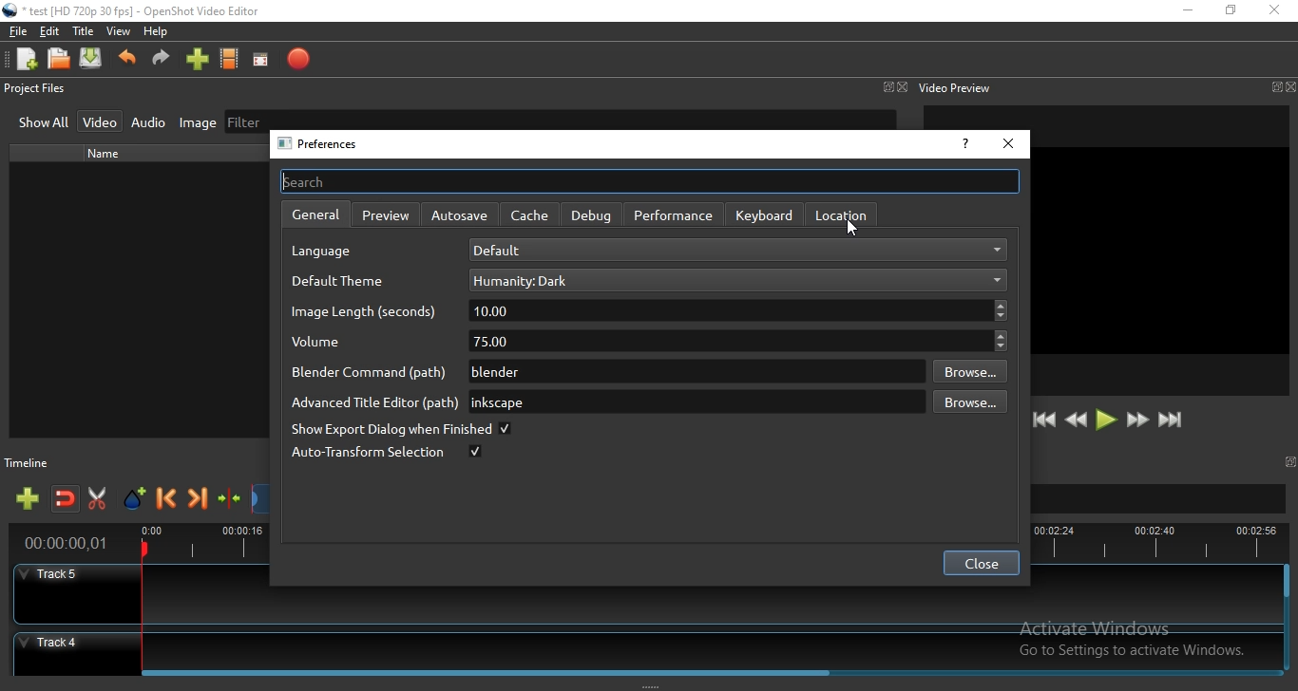  I want to click on 75.00, so click(734, 340).